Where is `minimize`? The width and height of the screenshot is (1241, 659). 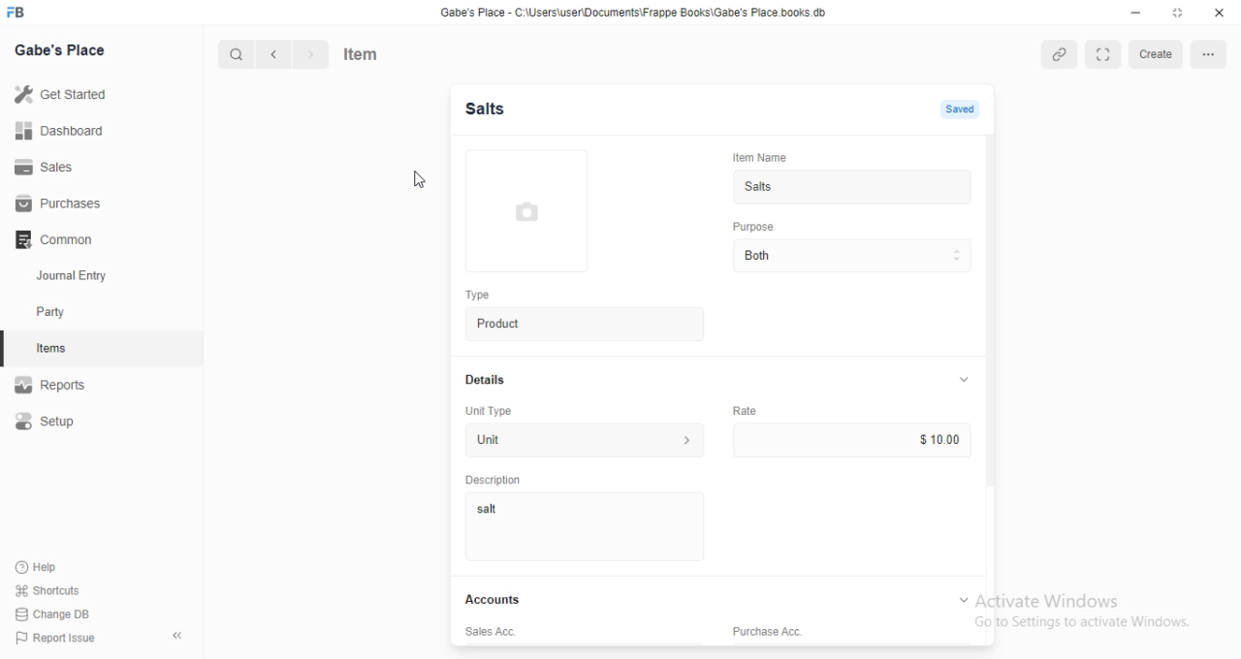 minimize is located at coordinates (1135, 14).